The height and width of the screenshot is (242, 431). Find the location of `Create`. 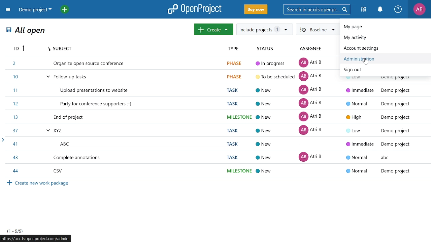

Create is located at coordinates (213, 29).